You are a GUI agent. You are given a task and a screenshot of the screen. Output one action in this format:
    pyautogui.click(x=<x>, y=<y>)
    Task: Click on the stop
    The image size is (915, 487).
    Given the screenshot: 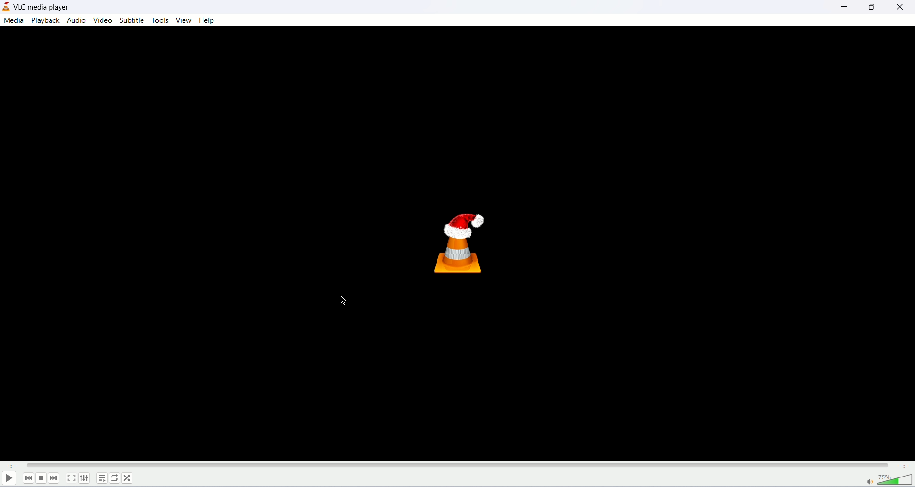 What is the action you would take?
    pyautogui.click(x=41, y=478)
    